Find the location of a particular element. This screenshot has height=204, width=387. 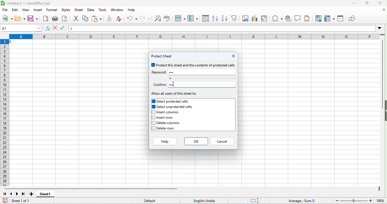

insert hyperlink is located at coordinates (289, 19).